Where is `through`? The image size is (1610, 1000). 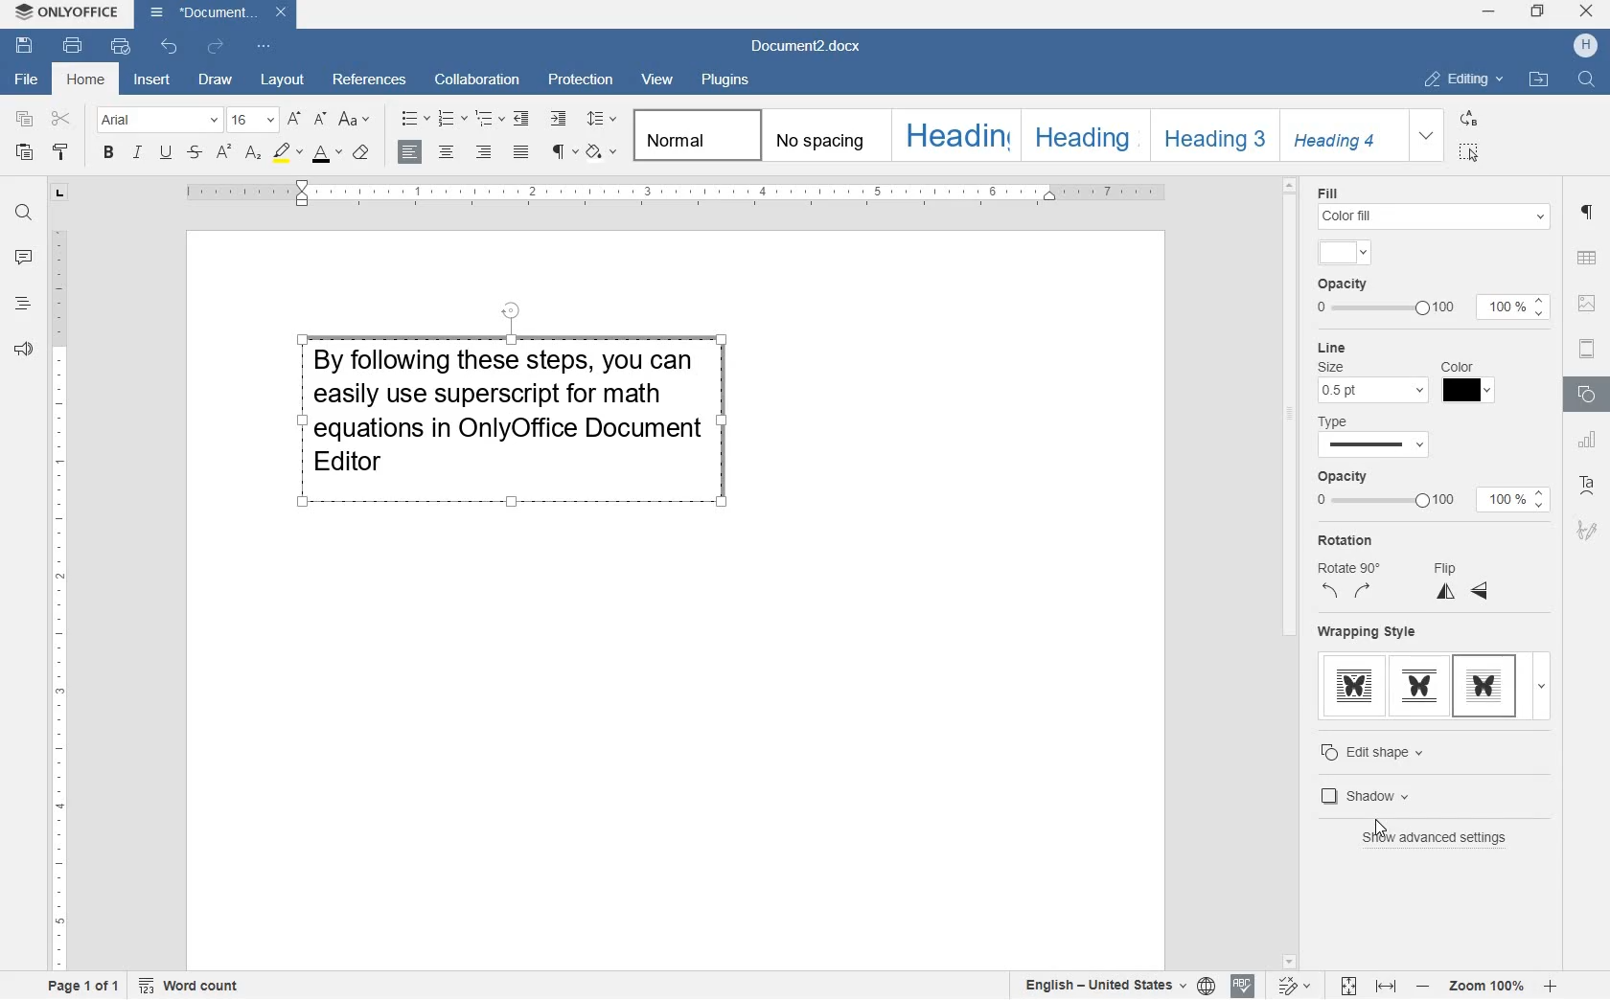
through is located at coordinates (1355, 684).